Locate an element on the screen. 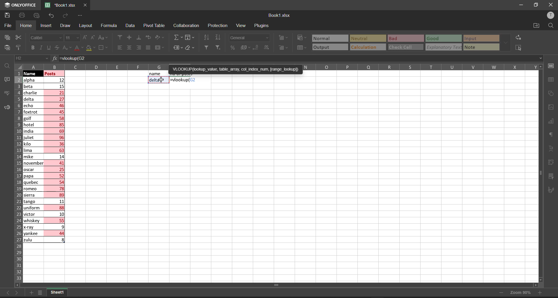 The height and width of the screenshot is (298, 558). undo is located at coordinates (51, 17).